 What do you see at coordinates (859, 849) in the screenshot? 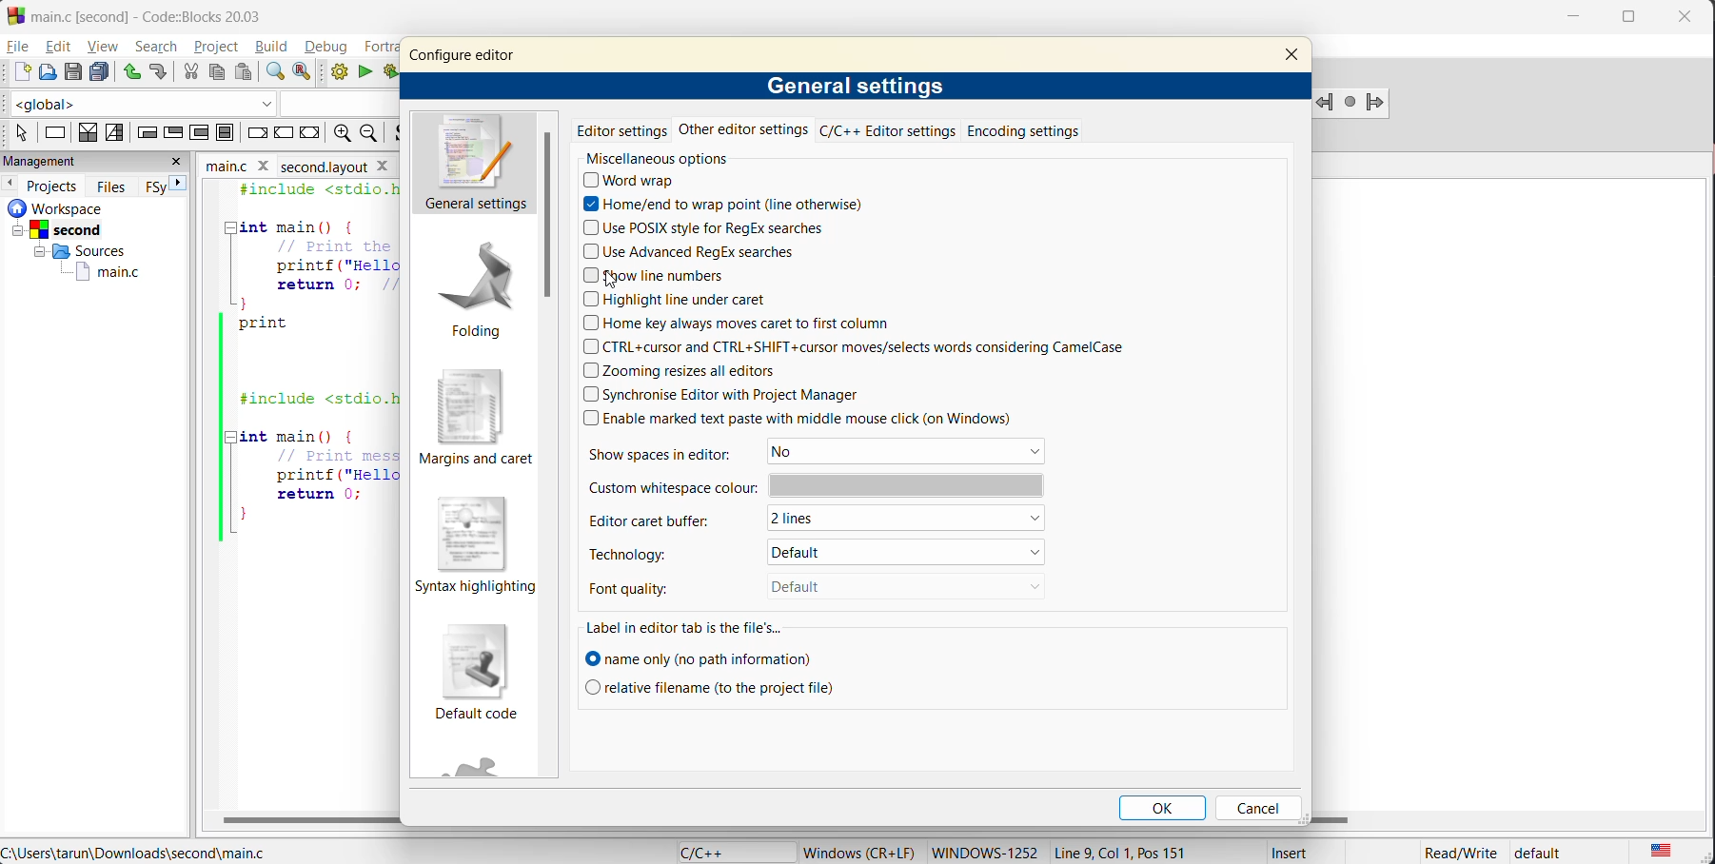
I see `metadata` at bounding box center [859, 849].